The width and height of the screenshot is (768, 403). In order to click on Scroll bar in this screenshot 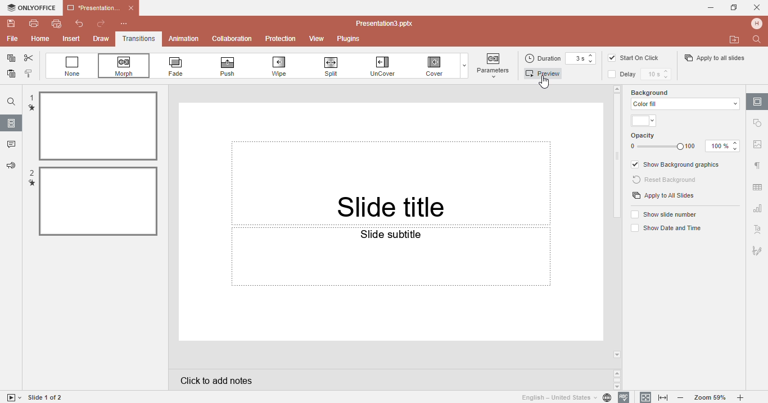, I will do `click(618, 158)`.